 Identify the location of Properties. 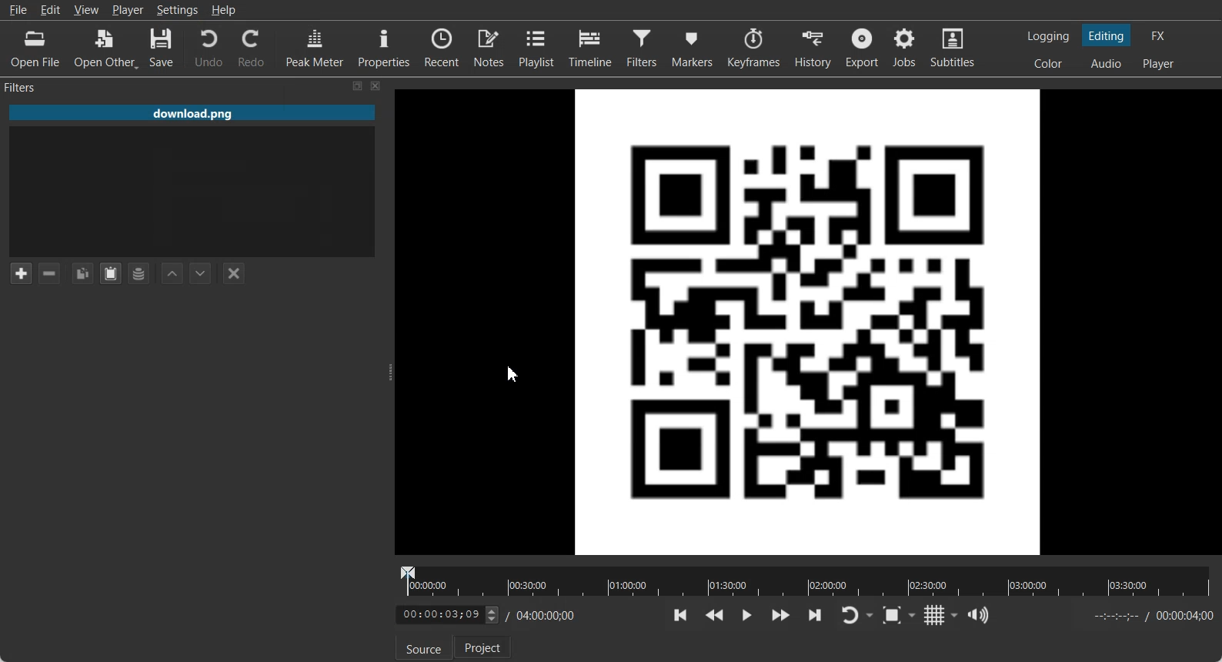
(384, 46).